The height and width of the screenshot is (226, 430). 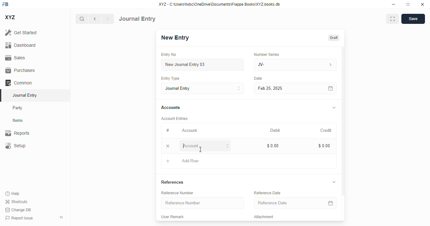 I want to click on search, so click(x=82, y=19).